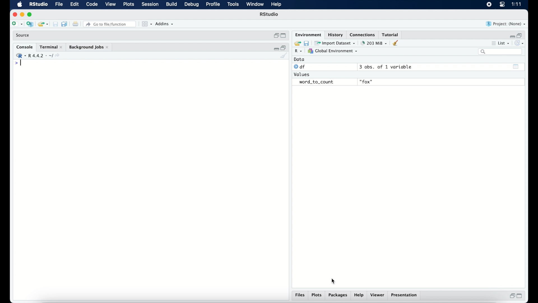 The image size is (538, 303). What do you see at coordinates (269, 14) in the screenshot?
I see `R studio` at bounding box center [269, 14].